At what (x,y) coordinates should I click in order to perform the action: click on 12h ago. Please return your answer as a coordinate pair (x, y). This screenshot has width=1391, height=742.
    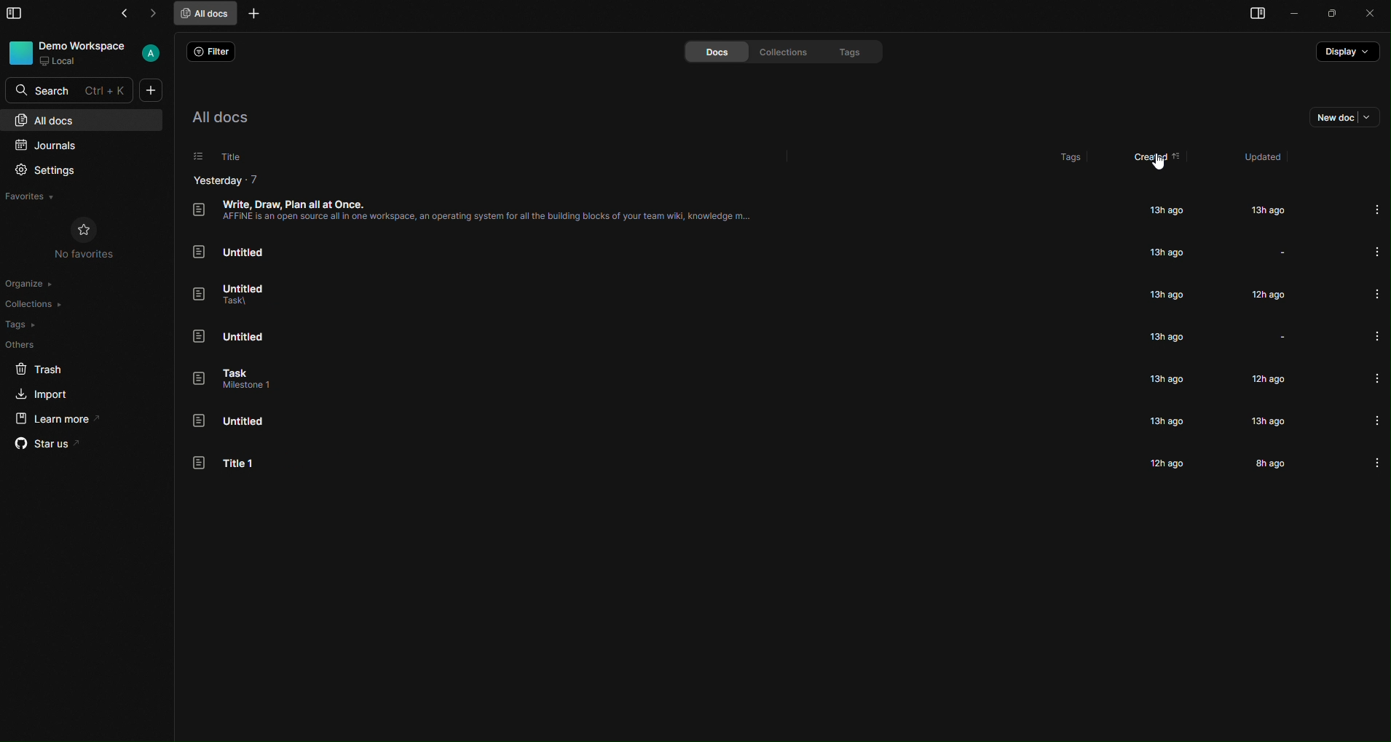
    Looking at the image, I should click on (1264, 295).